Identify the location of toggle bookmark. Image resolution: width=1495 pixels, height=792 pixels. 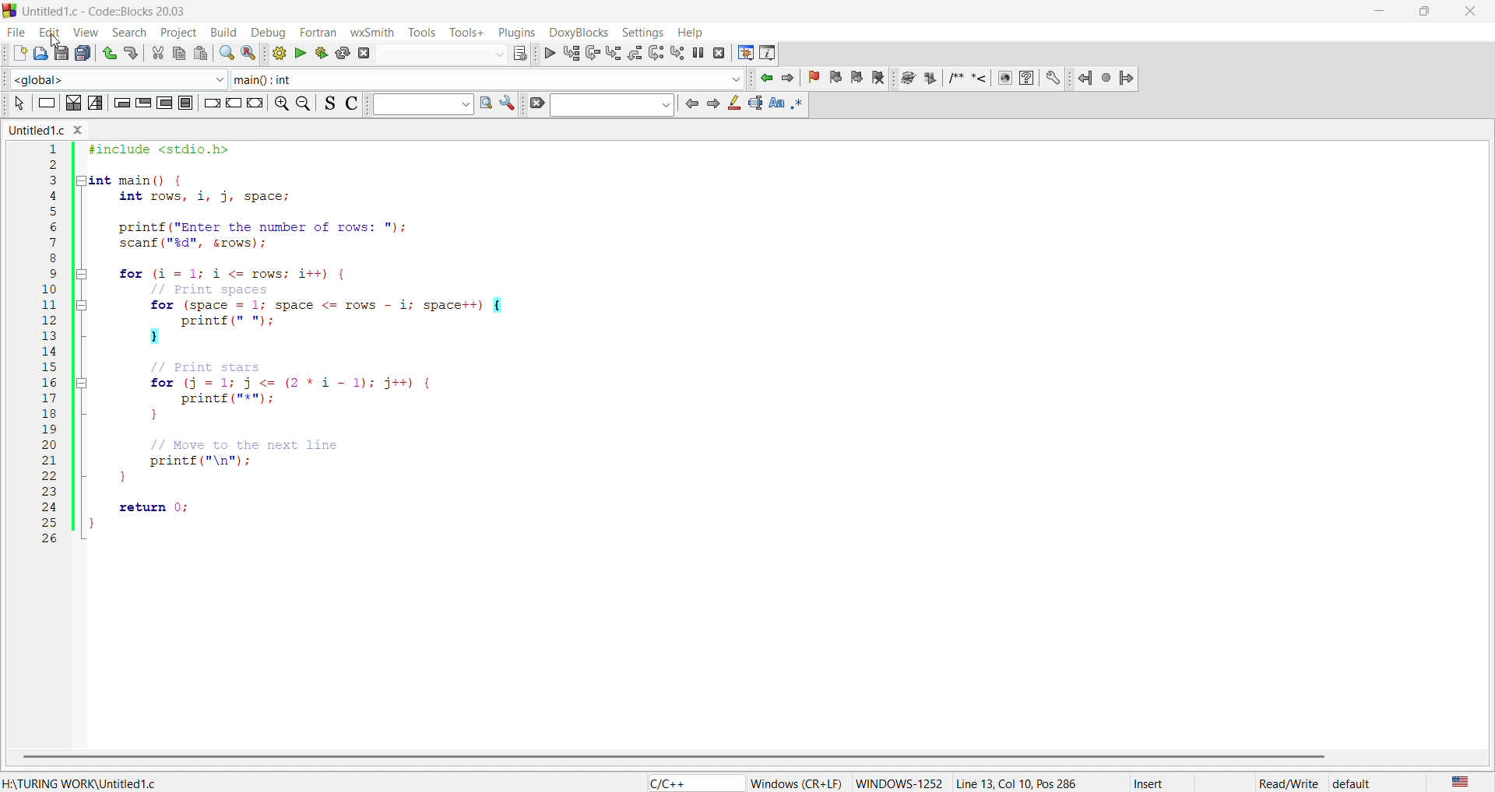
(814, 78).